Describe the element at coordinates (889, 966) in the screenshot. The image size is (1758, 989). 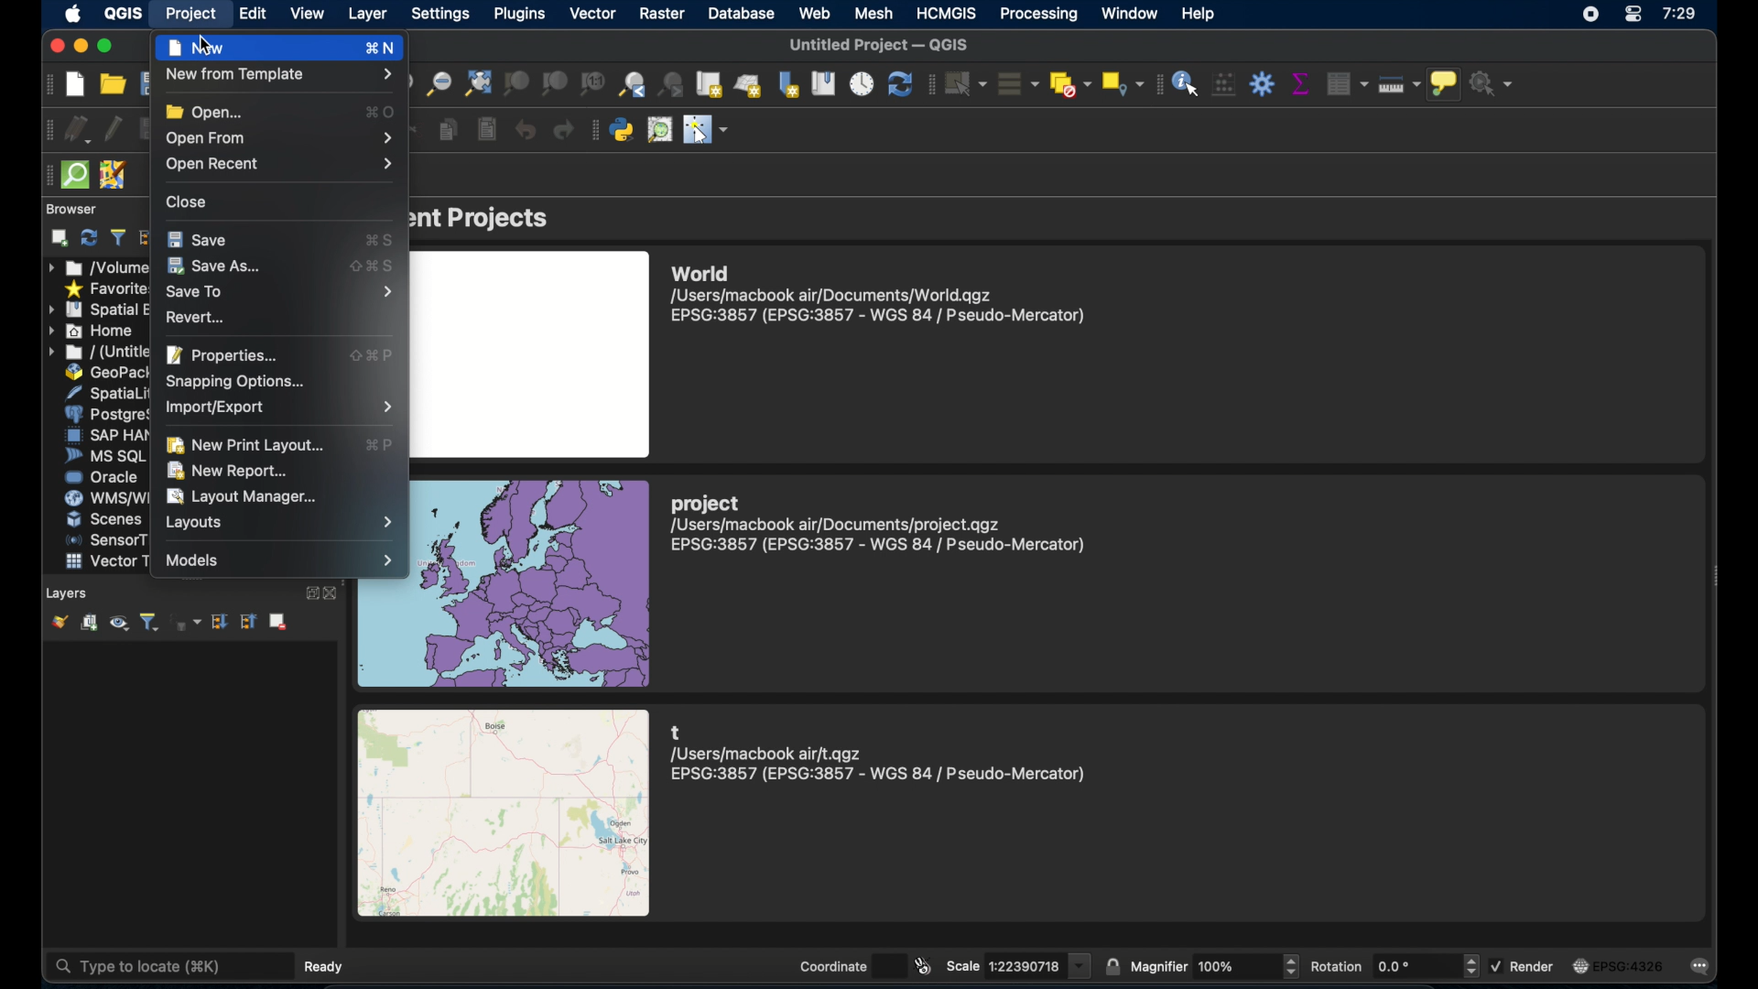
I see `coordinate value` at that location.